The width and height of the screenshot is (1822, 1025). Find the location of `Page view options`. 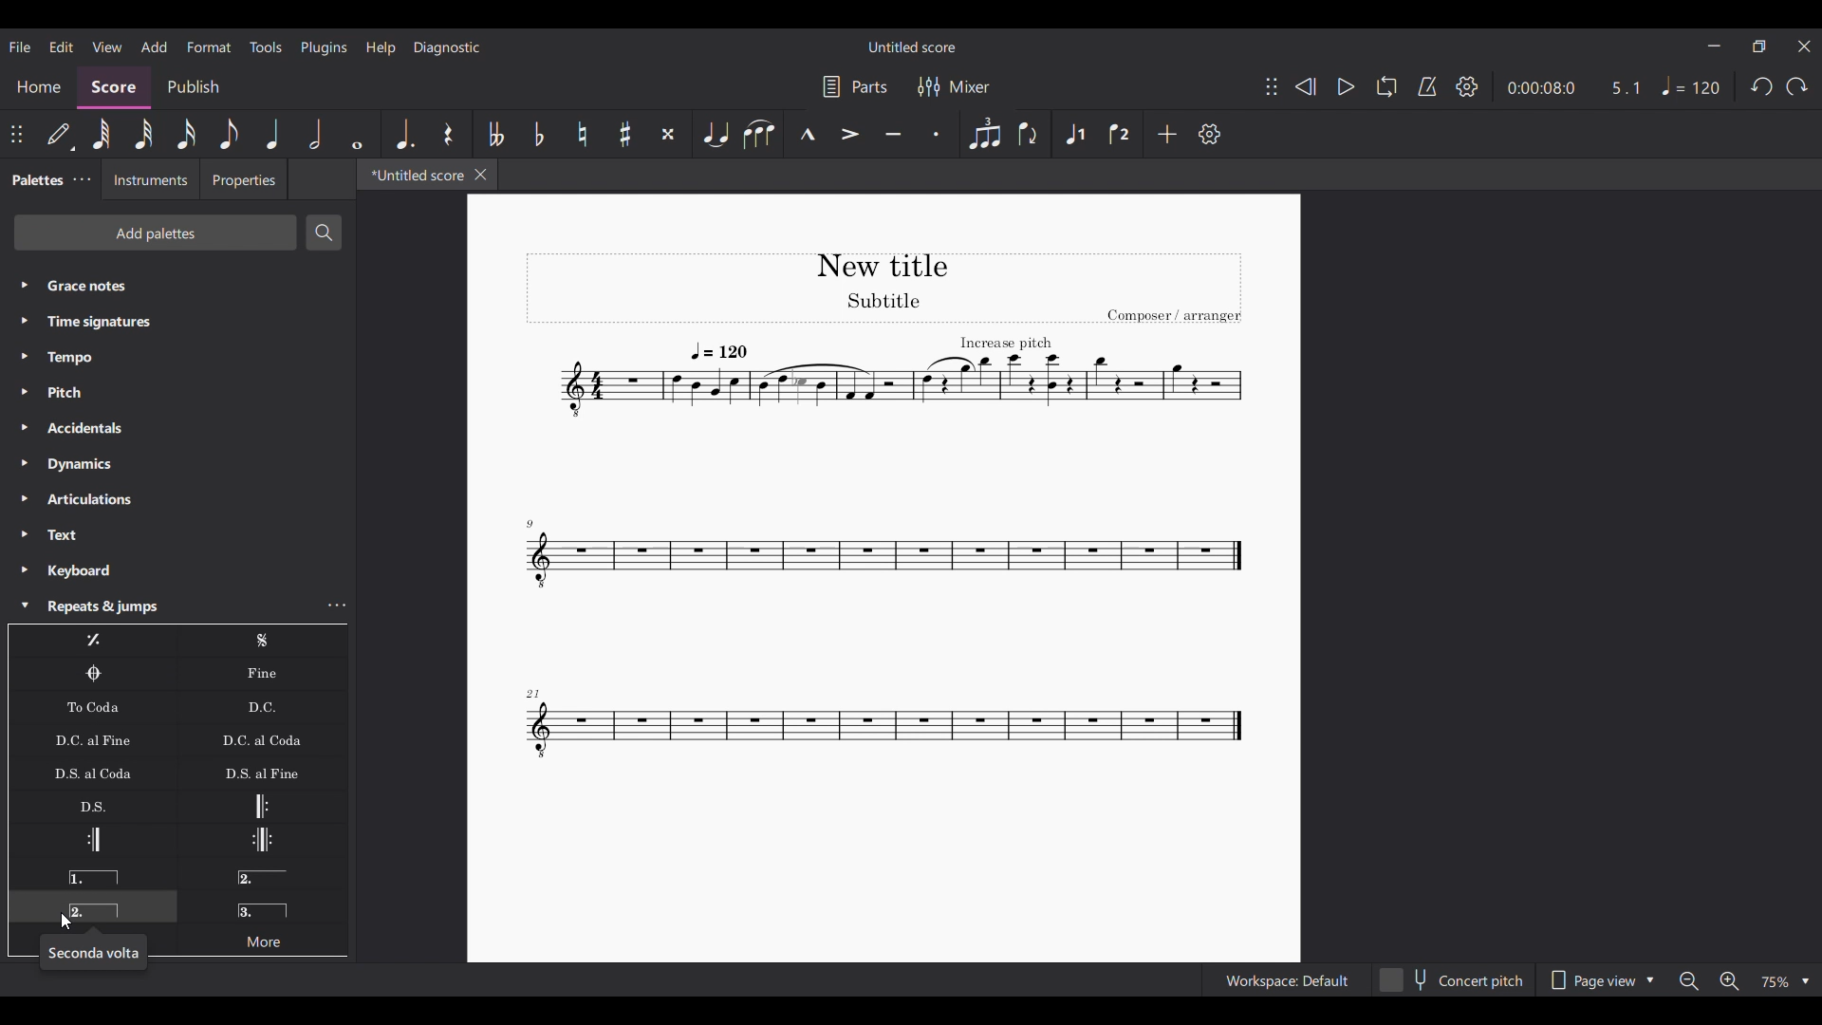

Page view options is located at coordinates (1600, 979).